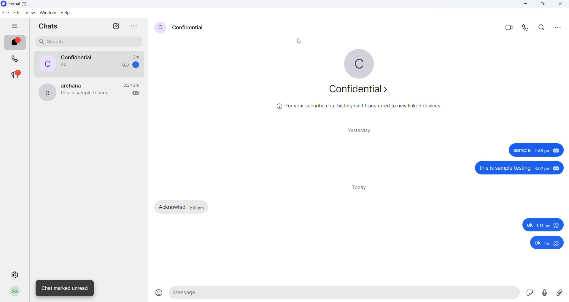  I want to click on chats heading, so click(49, 26).